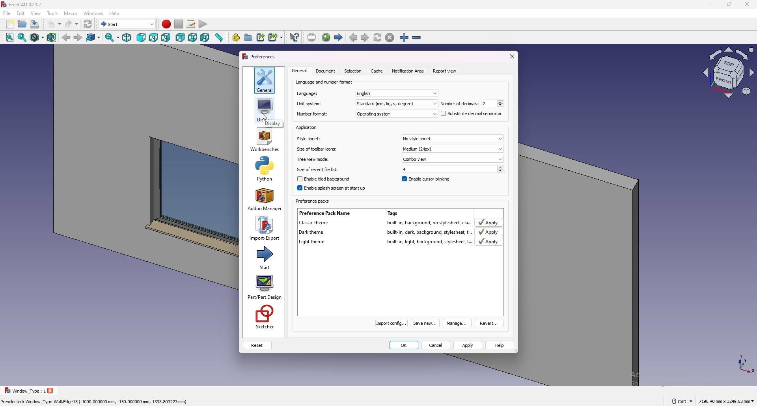 The width and height of the screenshot is (757, 406). Describe the element at coordinates (408, 71) in the screenshot. I see `notification area` at that location.